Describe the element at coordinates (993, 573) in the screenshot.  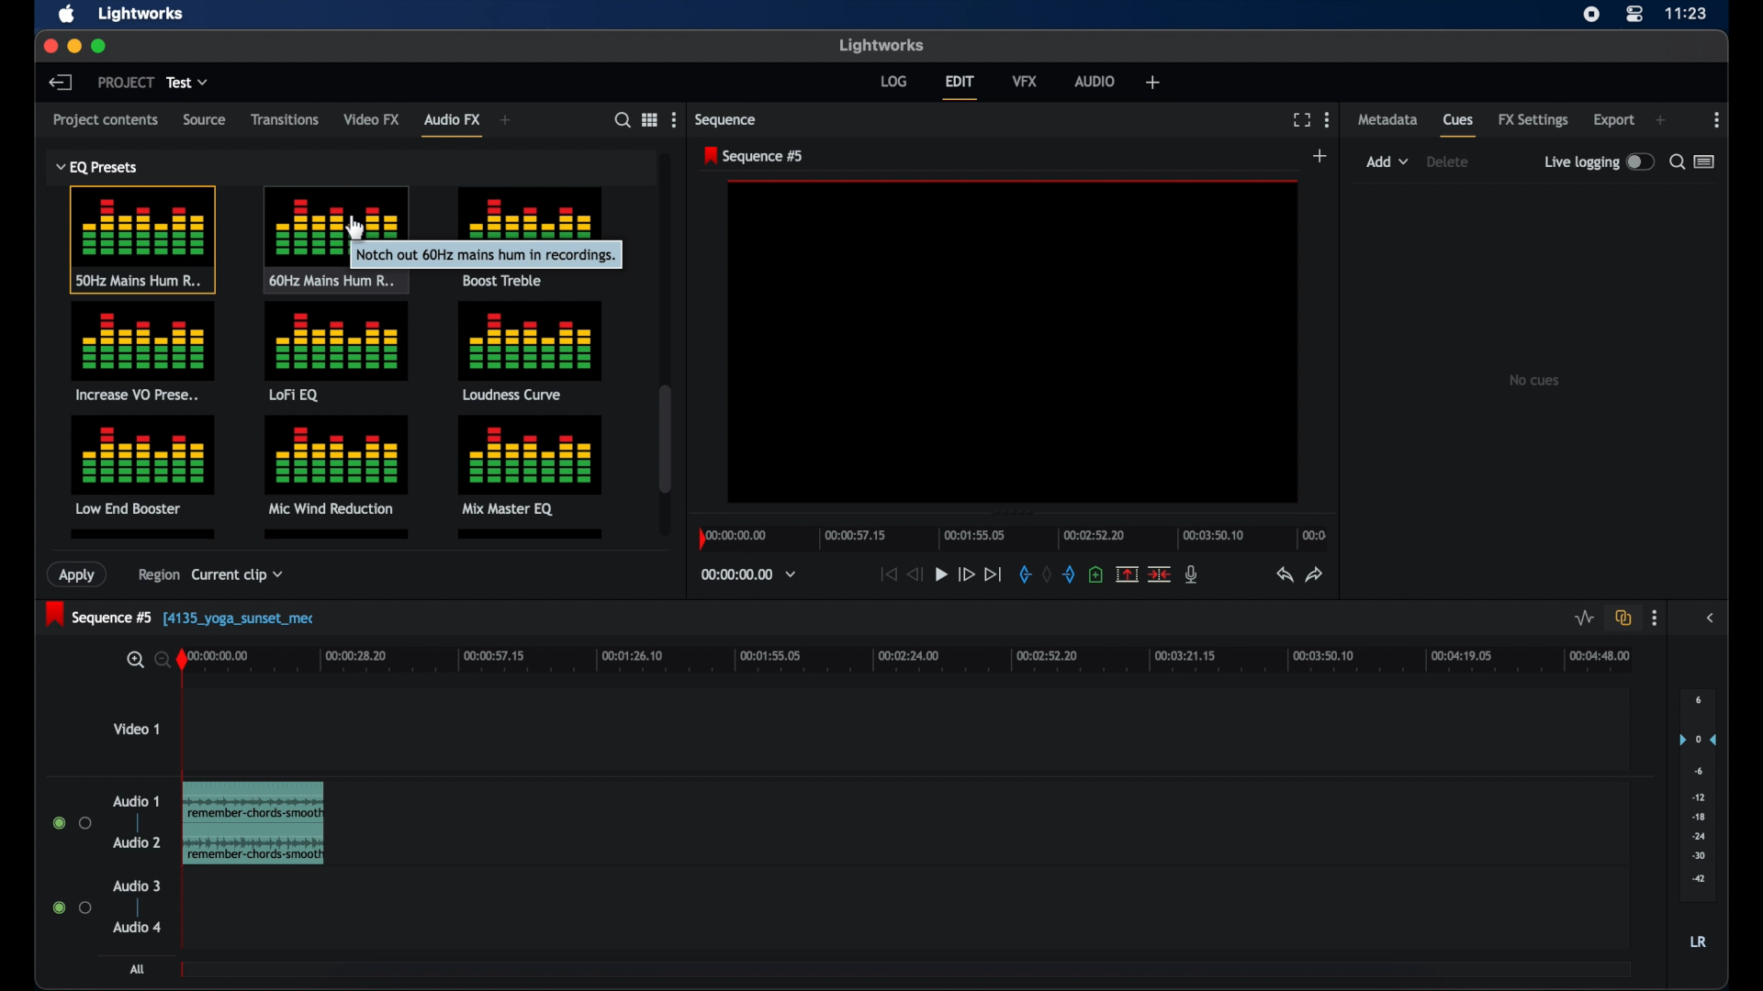
I see `jump to end` at that location.